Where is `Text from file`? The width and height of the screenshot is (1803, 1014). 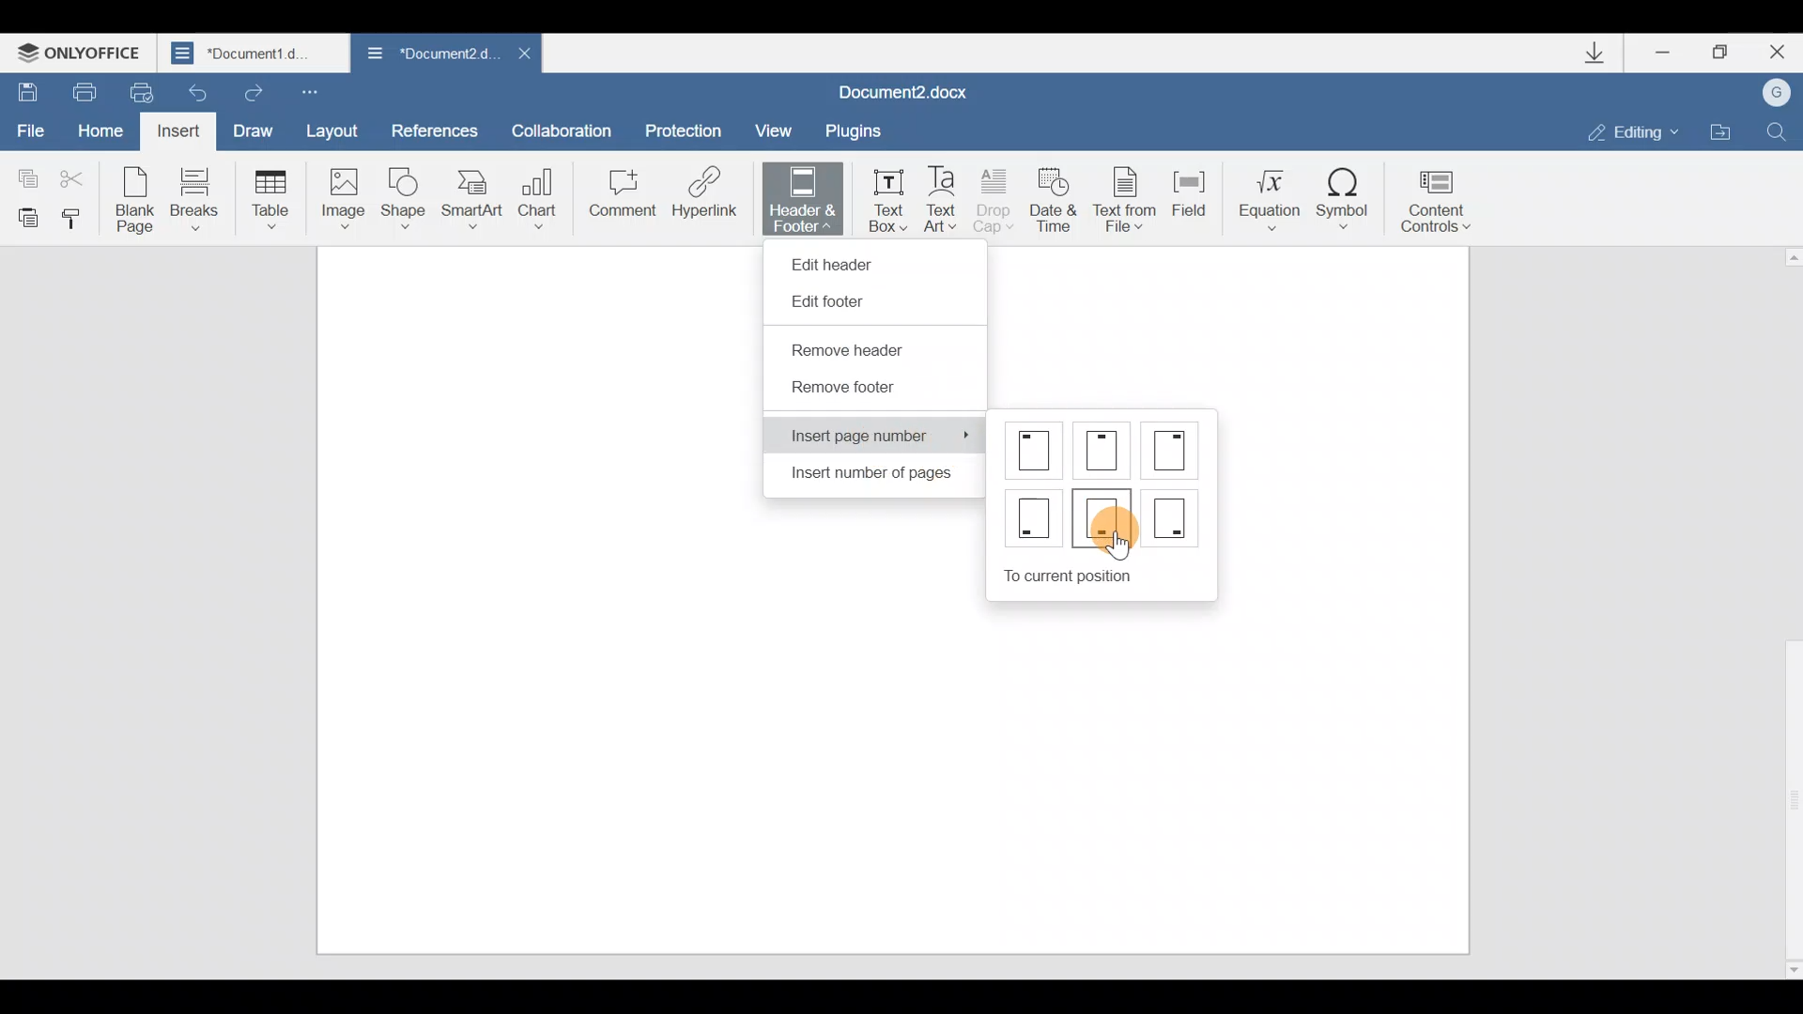
Text from file is located at coordinates (1119, 195).